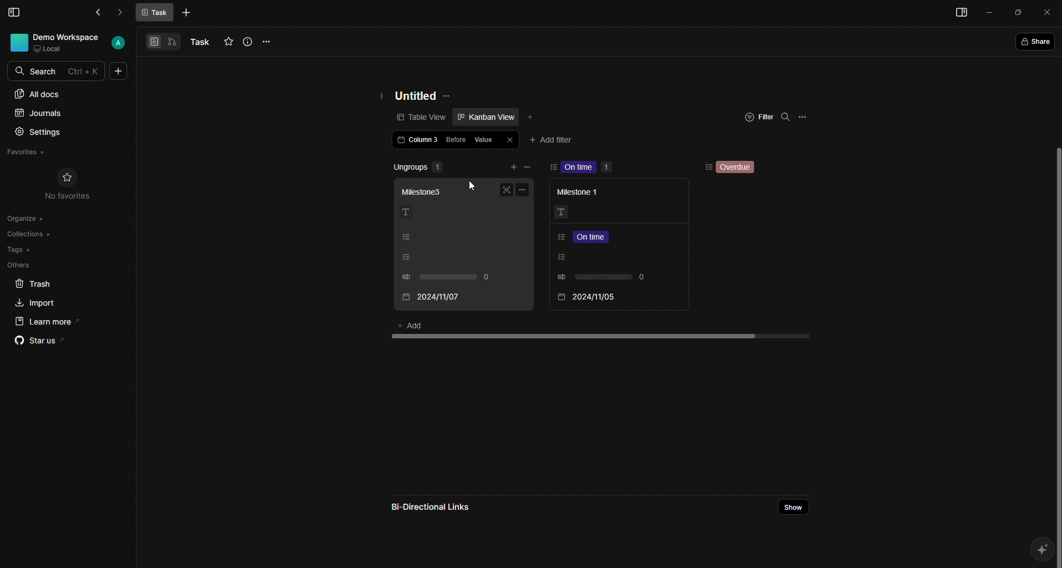 This screenshot has width=1062, height=568. I want to click on More, so click(186, 14).